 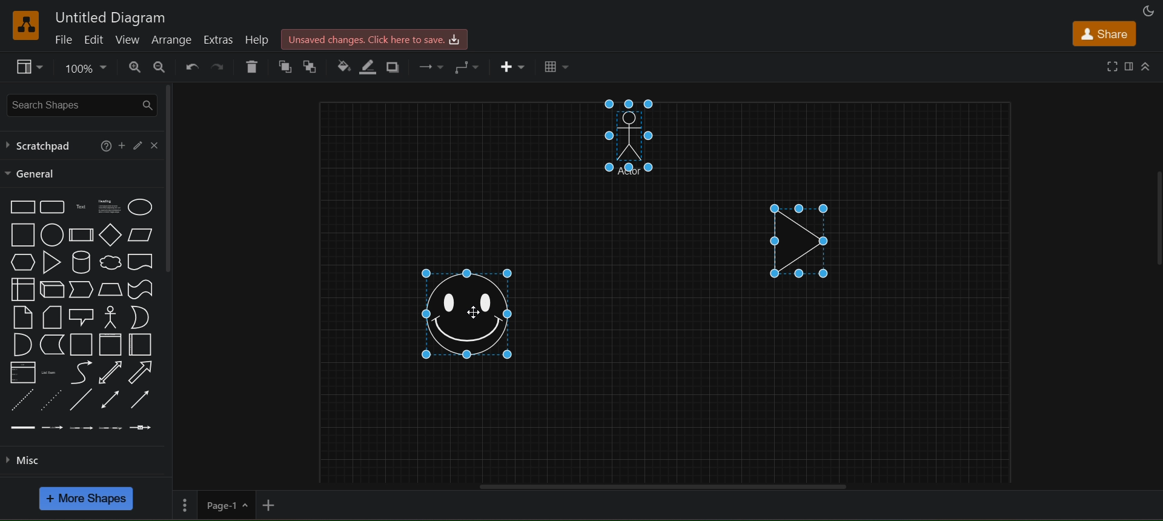 What do you see at coordinates (21, 235) in the screenshot?
I see `square` at bounding box center [21, 235].